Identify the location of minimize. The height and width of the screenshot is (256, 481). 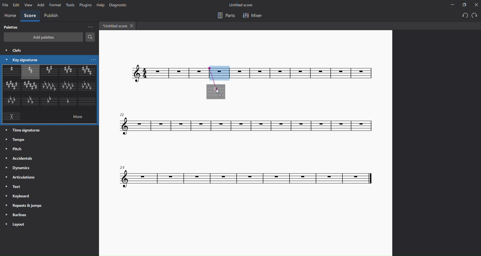
(452, 4).